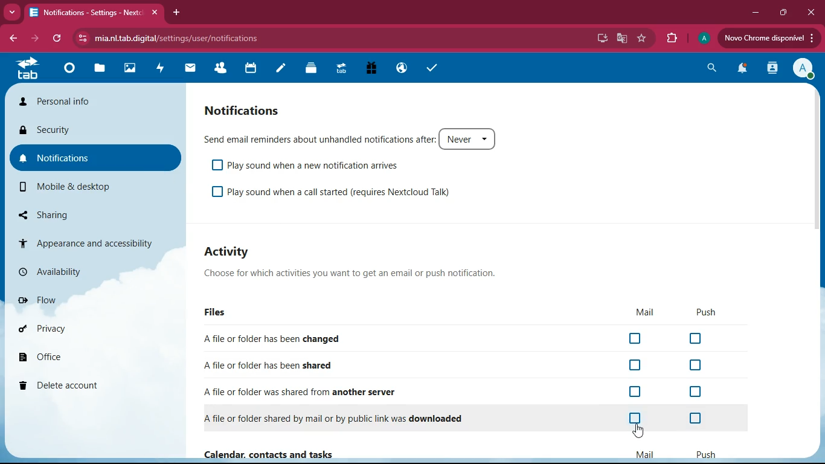  I want to click on description, so click(362, 274).